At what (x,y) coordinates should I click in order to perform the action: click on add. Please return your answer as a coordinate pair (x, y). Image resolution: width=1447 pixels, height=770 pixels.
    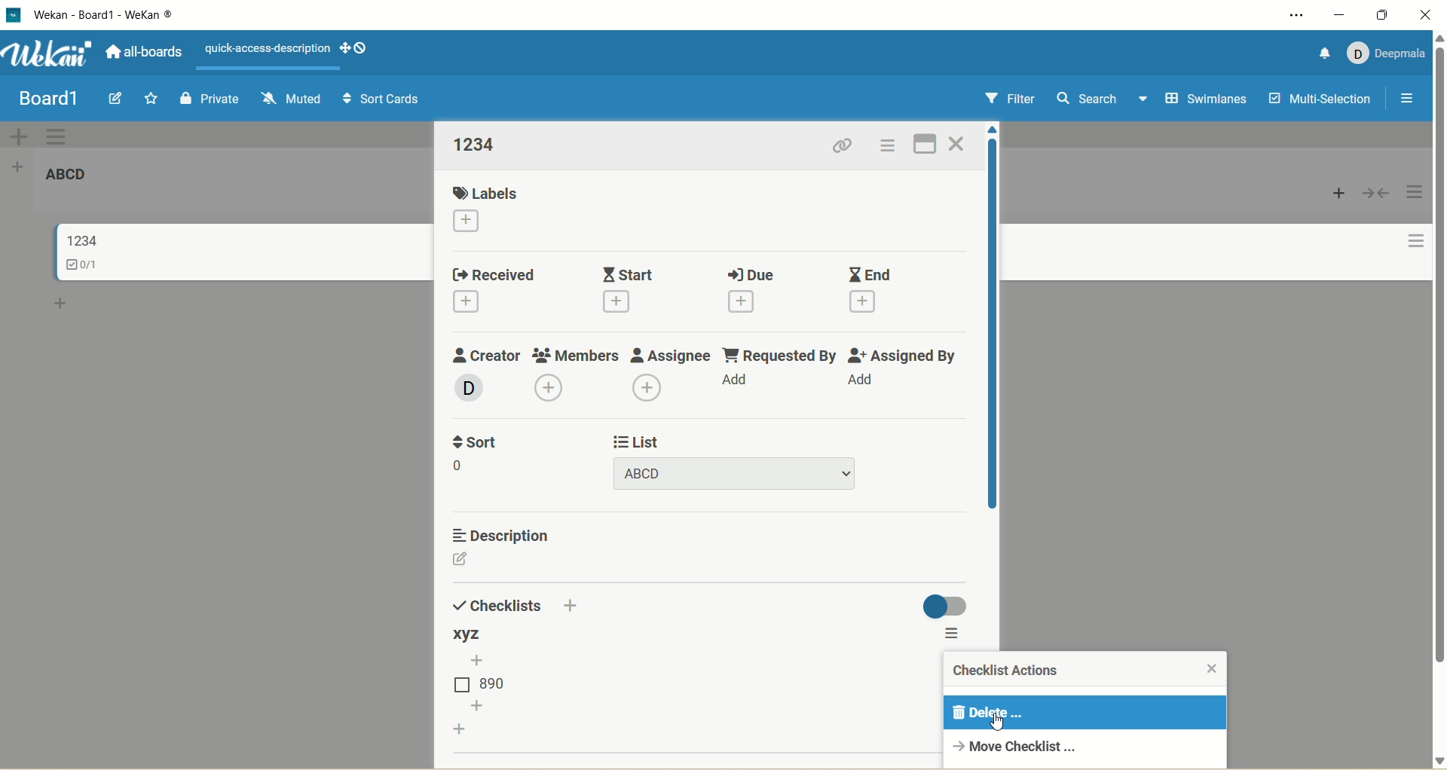
    Looking at the image, I should click on (548, 387).